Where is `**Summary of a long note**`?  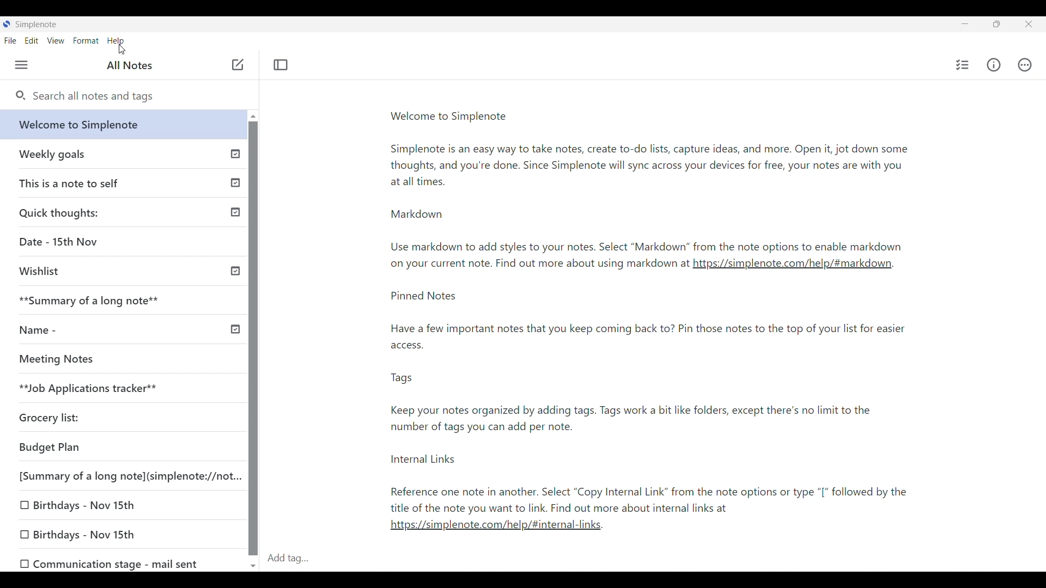
**Summary of a long note** is located at coordinates (91, 301).